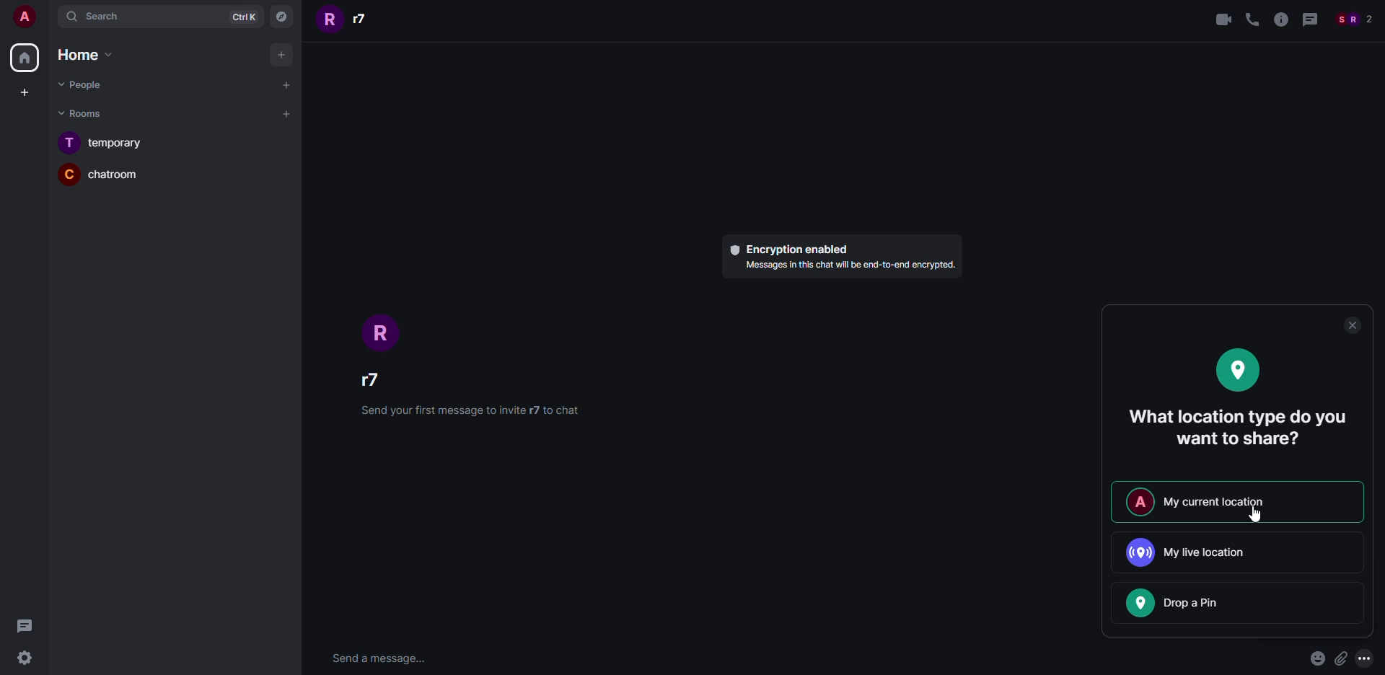  I want to click on live location, so click(1244, 553).